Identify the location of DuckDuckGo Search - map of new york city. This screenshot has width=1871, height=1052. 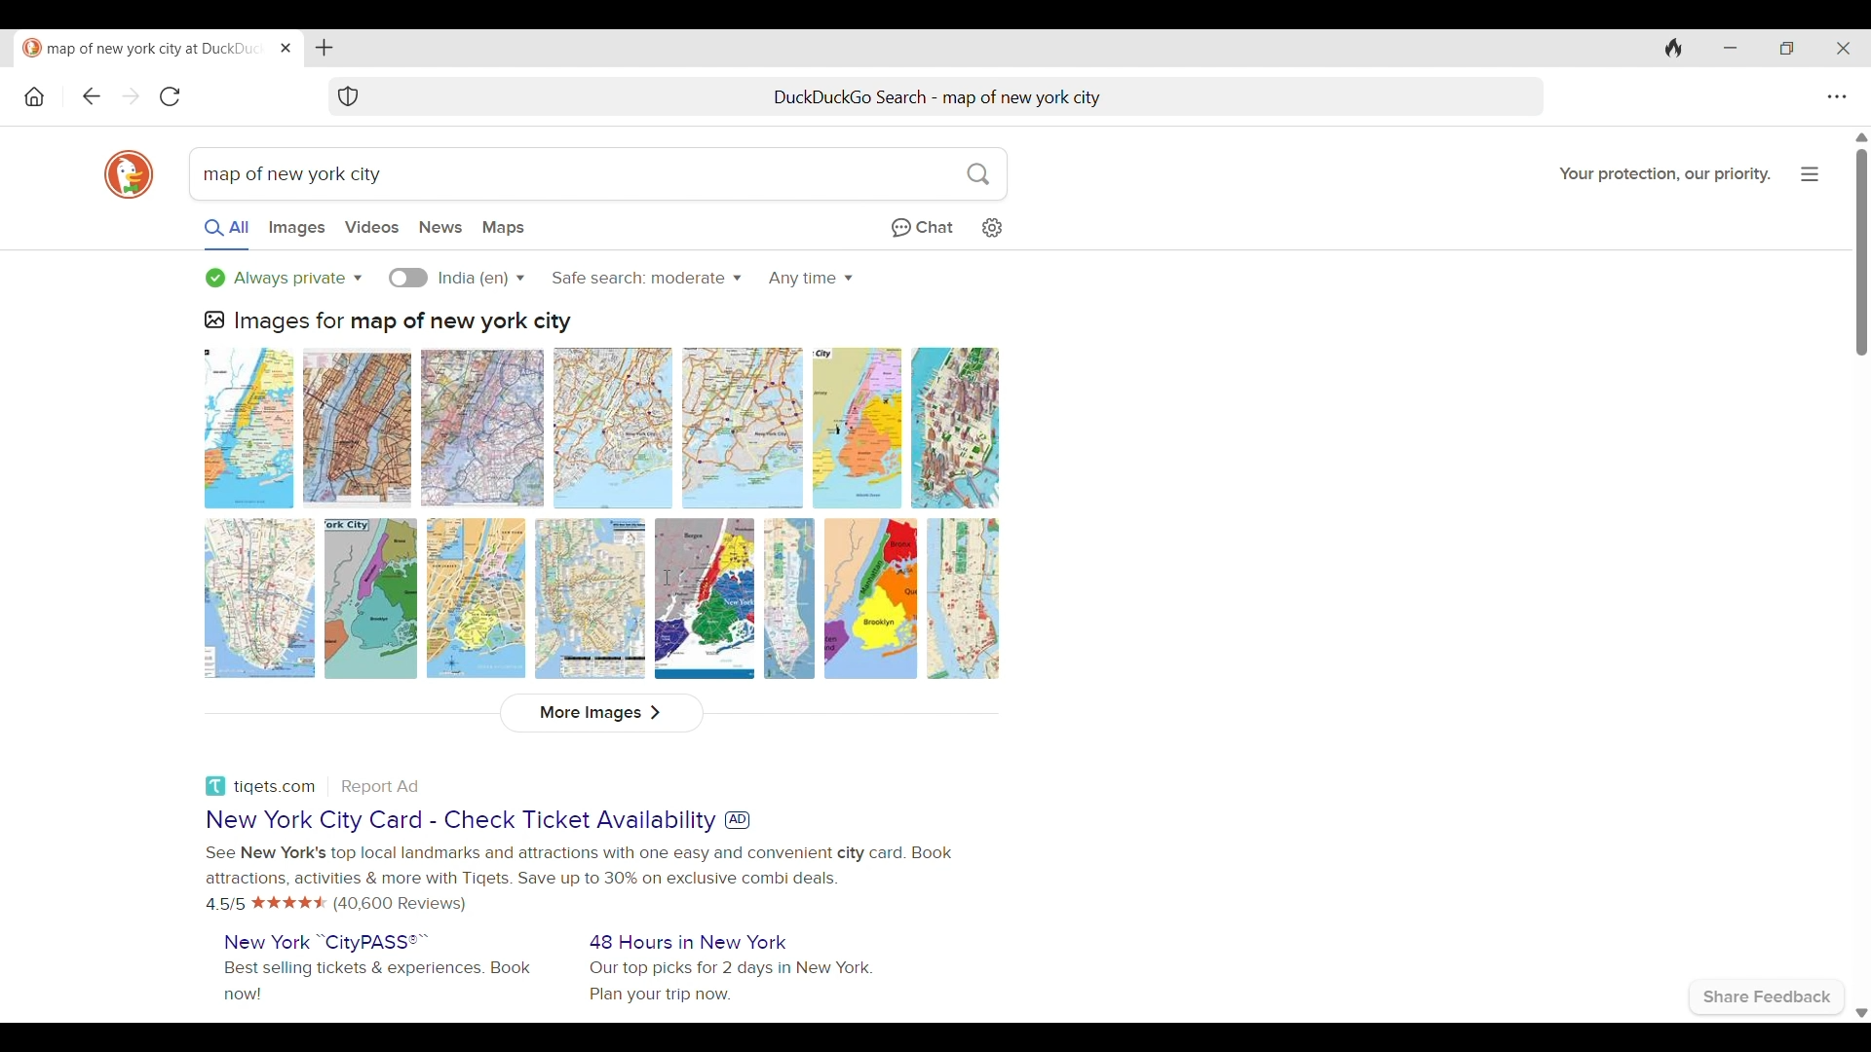
(937, 97).